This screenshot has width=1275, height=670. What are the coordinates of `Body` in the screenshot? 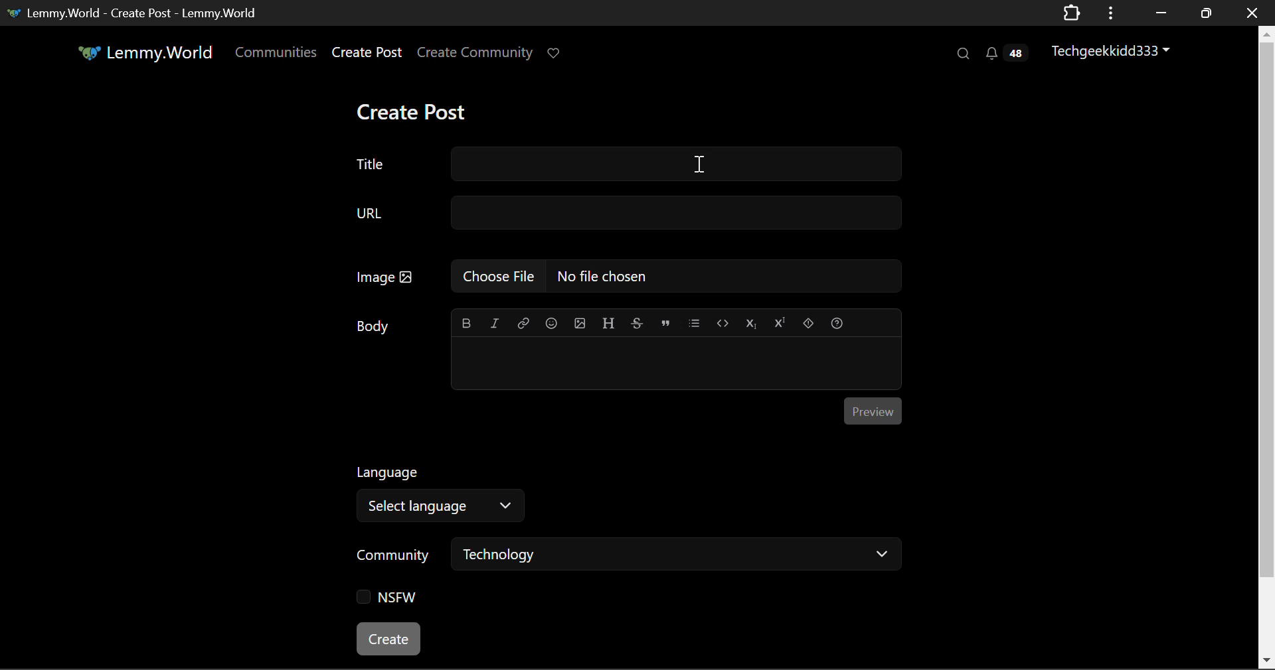 It's located at (375, 326).